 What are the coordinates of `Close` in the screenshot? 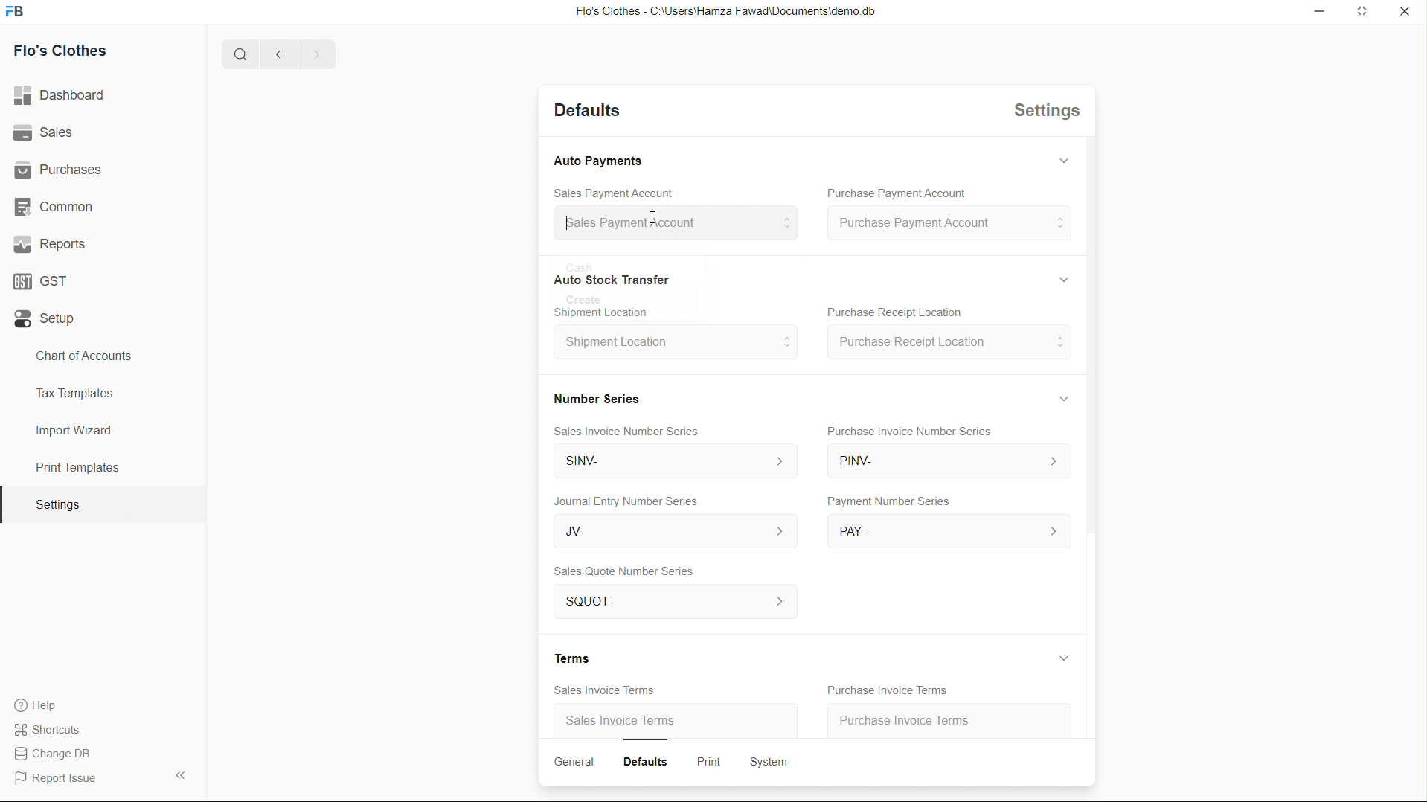 It's located at (1405, 13).